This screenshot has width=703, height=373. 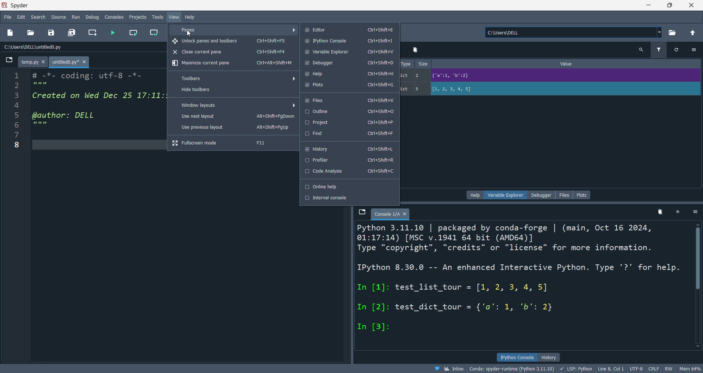 What do you see at coordinates (670, 5) in the screenshot?
I see `maximize` at bounding box center [670, 5].